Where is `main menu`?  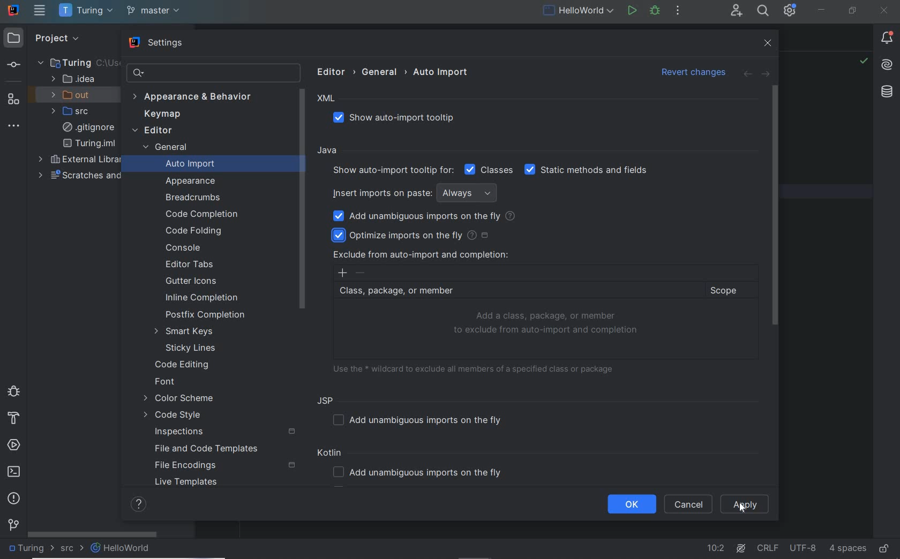
main menu is located at coordinates (40, 10).